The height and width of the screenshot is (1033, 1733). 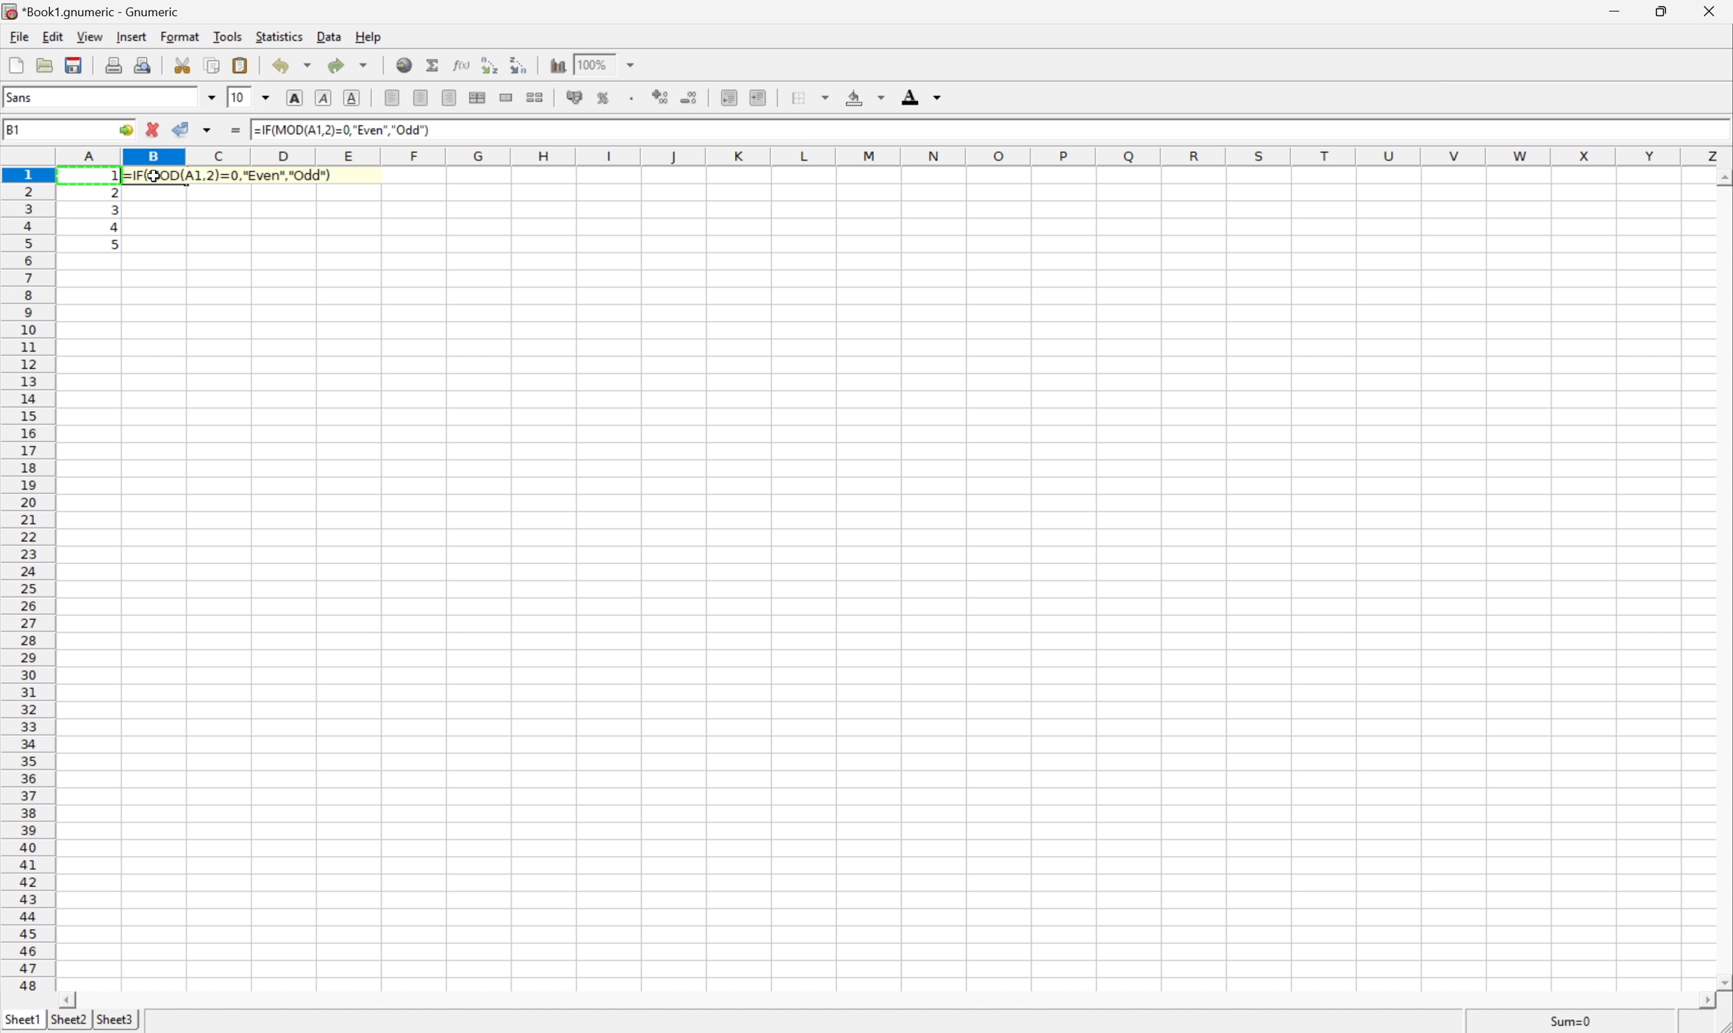 What do you see at coordinates (629, 65) in the screenshot?
I see `Drop Down` at bounding box center [629, 65].